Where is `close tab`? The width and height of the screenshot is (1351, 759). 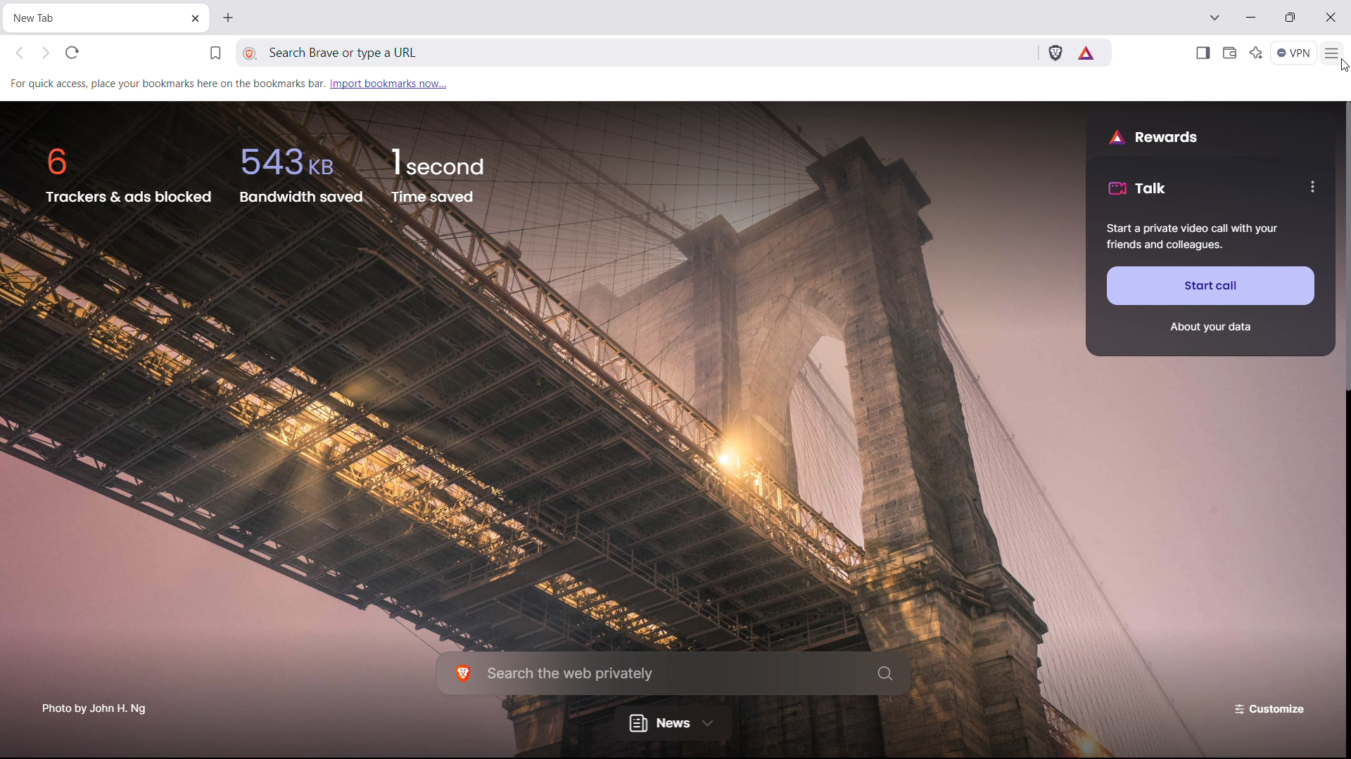 close tab is located at coordinates (194, 18).